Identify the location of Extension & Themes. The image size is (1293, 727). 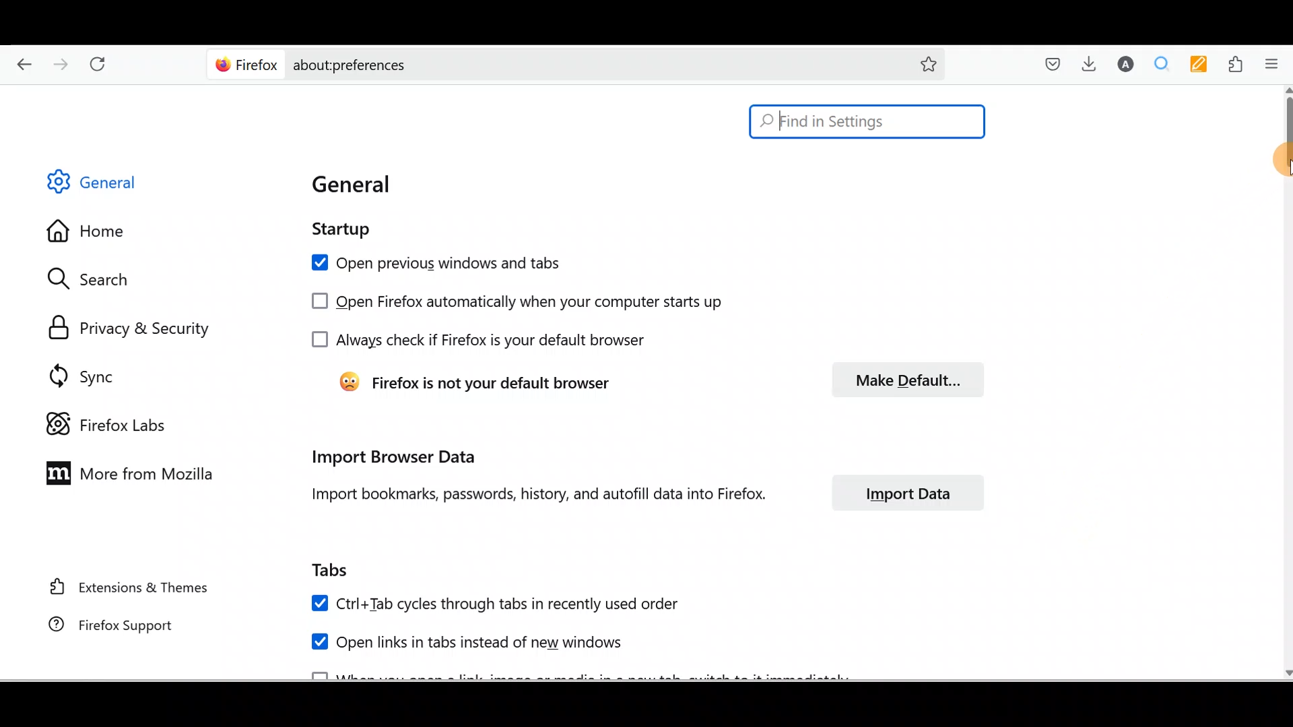
(123, 586).